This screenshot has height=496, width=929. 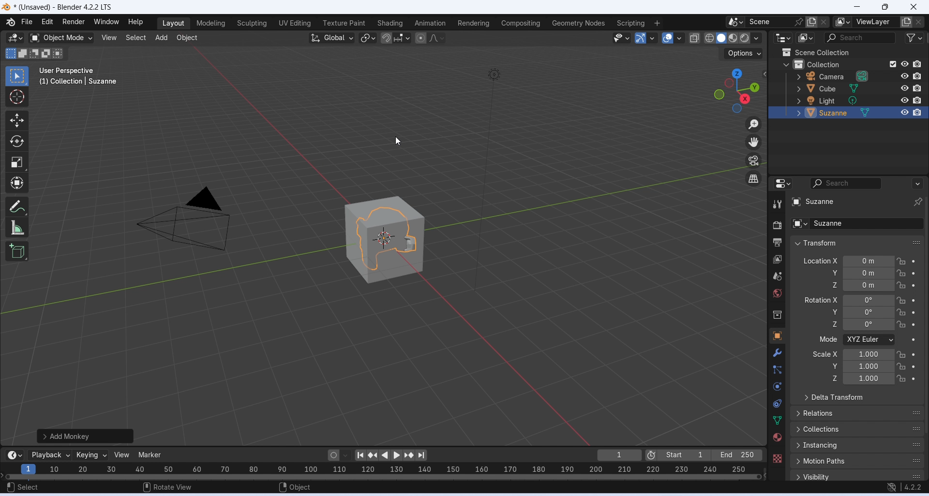 What do you see at coordinates (869, 354) in the screenshot?
I see `scale` at bounding box center [869, 354].